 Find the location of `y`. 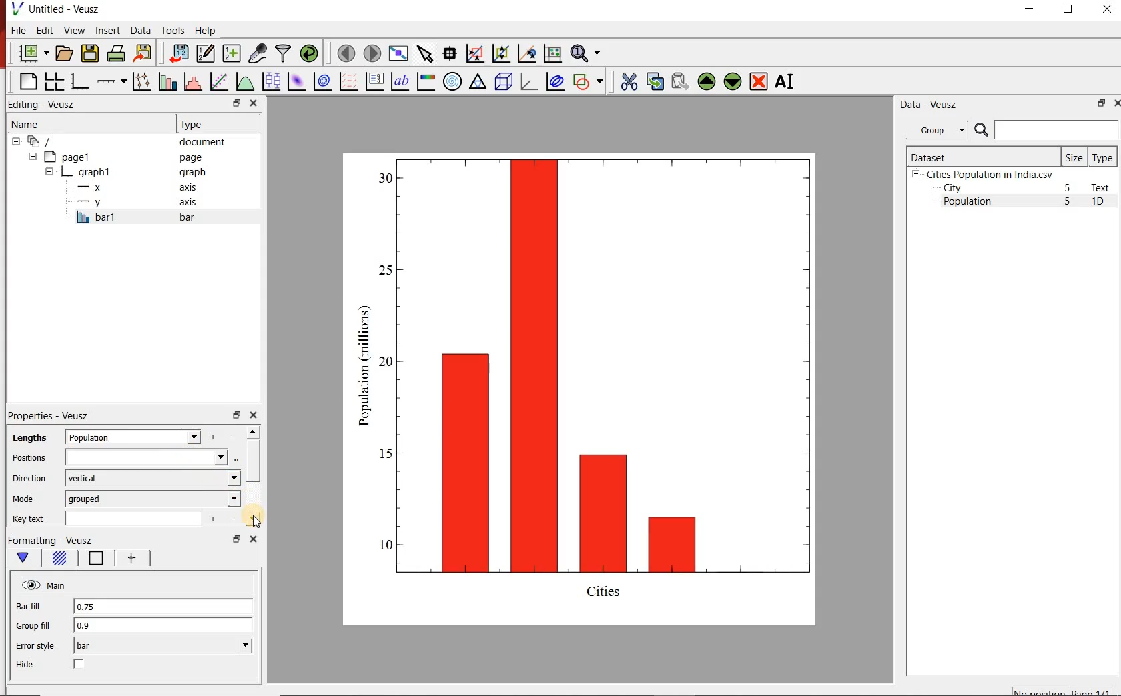

y is located at coordinates (151, 437).